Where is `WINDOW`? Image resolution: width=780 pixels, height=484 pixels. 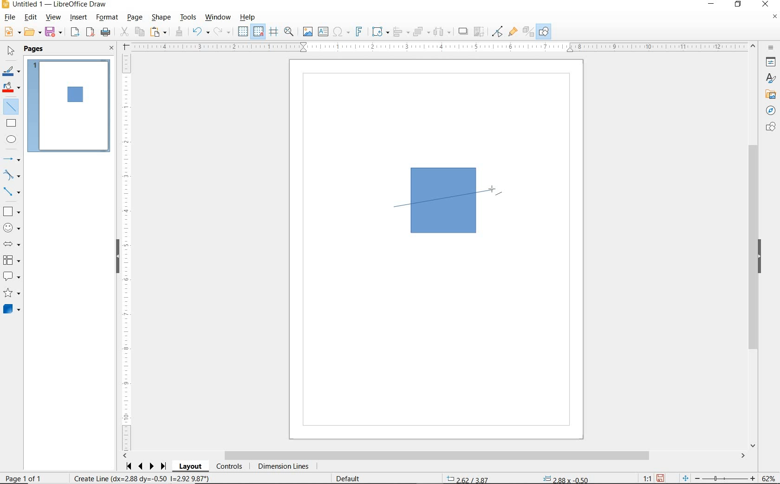
WINDOW is located at coordinates (218, 18).